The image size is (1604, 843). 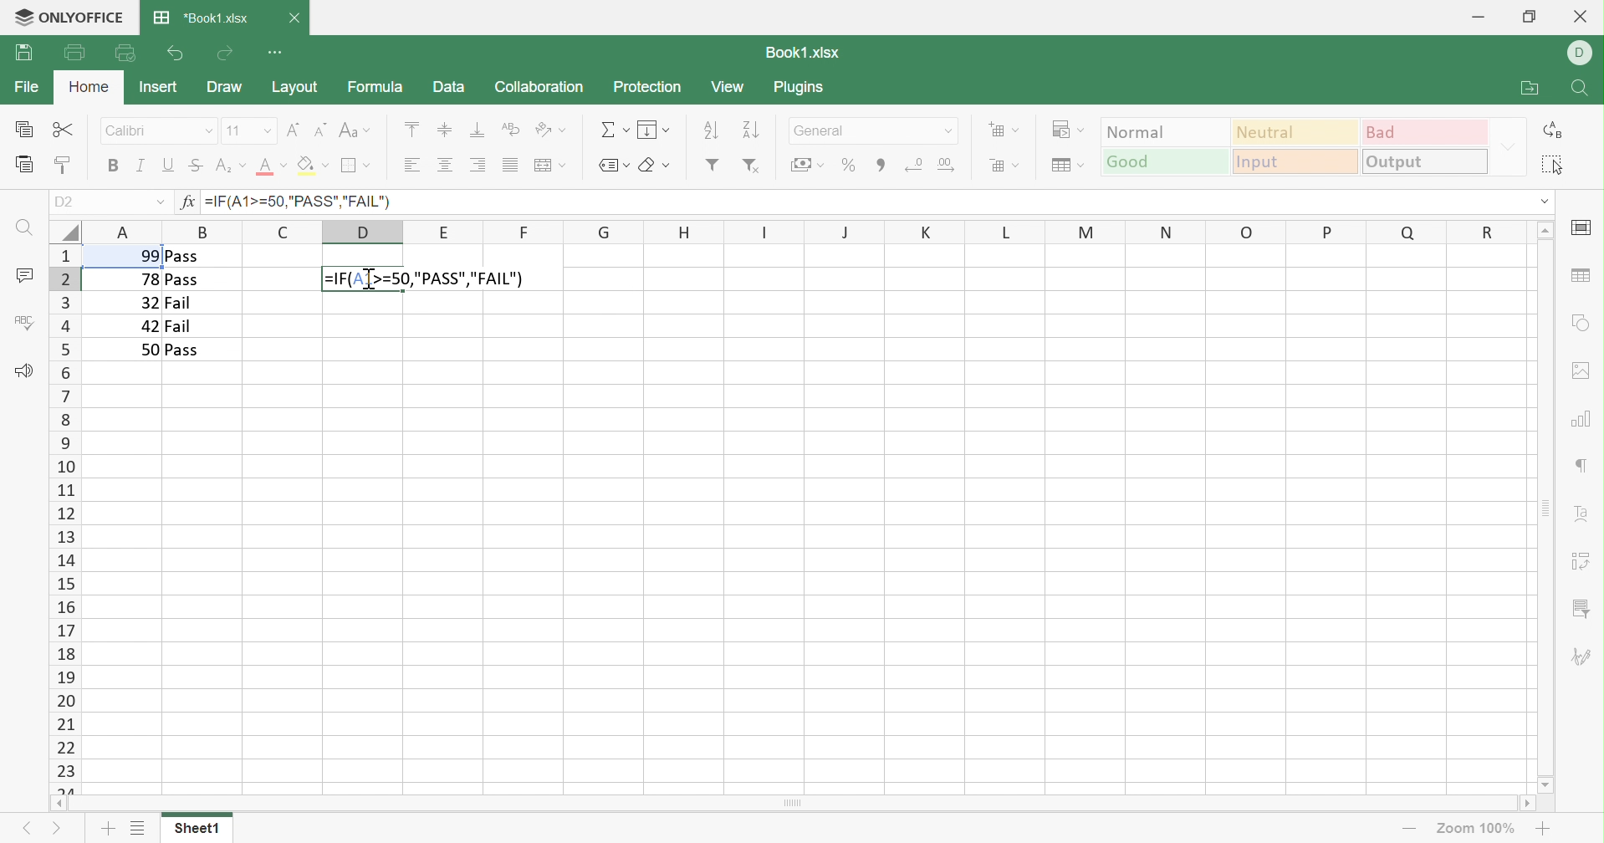 What do you see at coordinates (26, 129) in the screenshot?
I see `Copy` at bounding box center [26, 129].